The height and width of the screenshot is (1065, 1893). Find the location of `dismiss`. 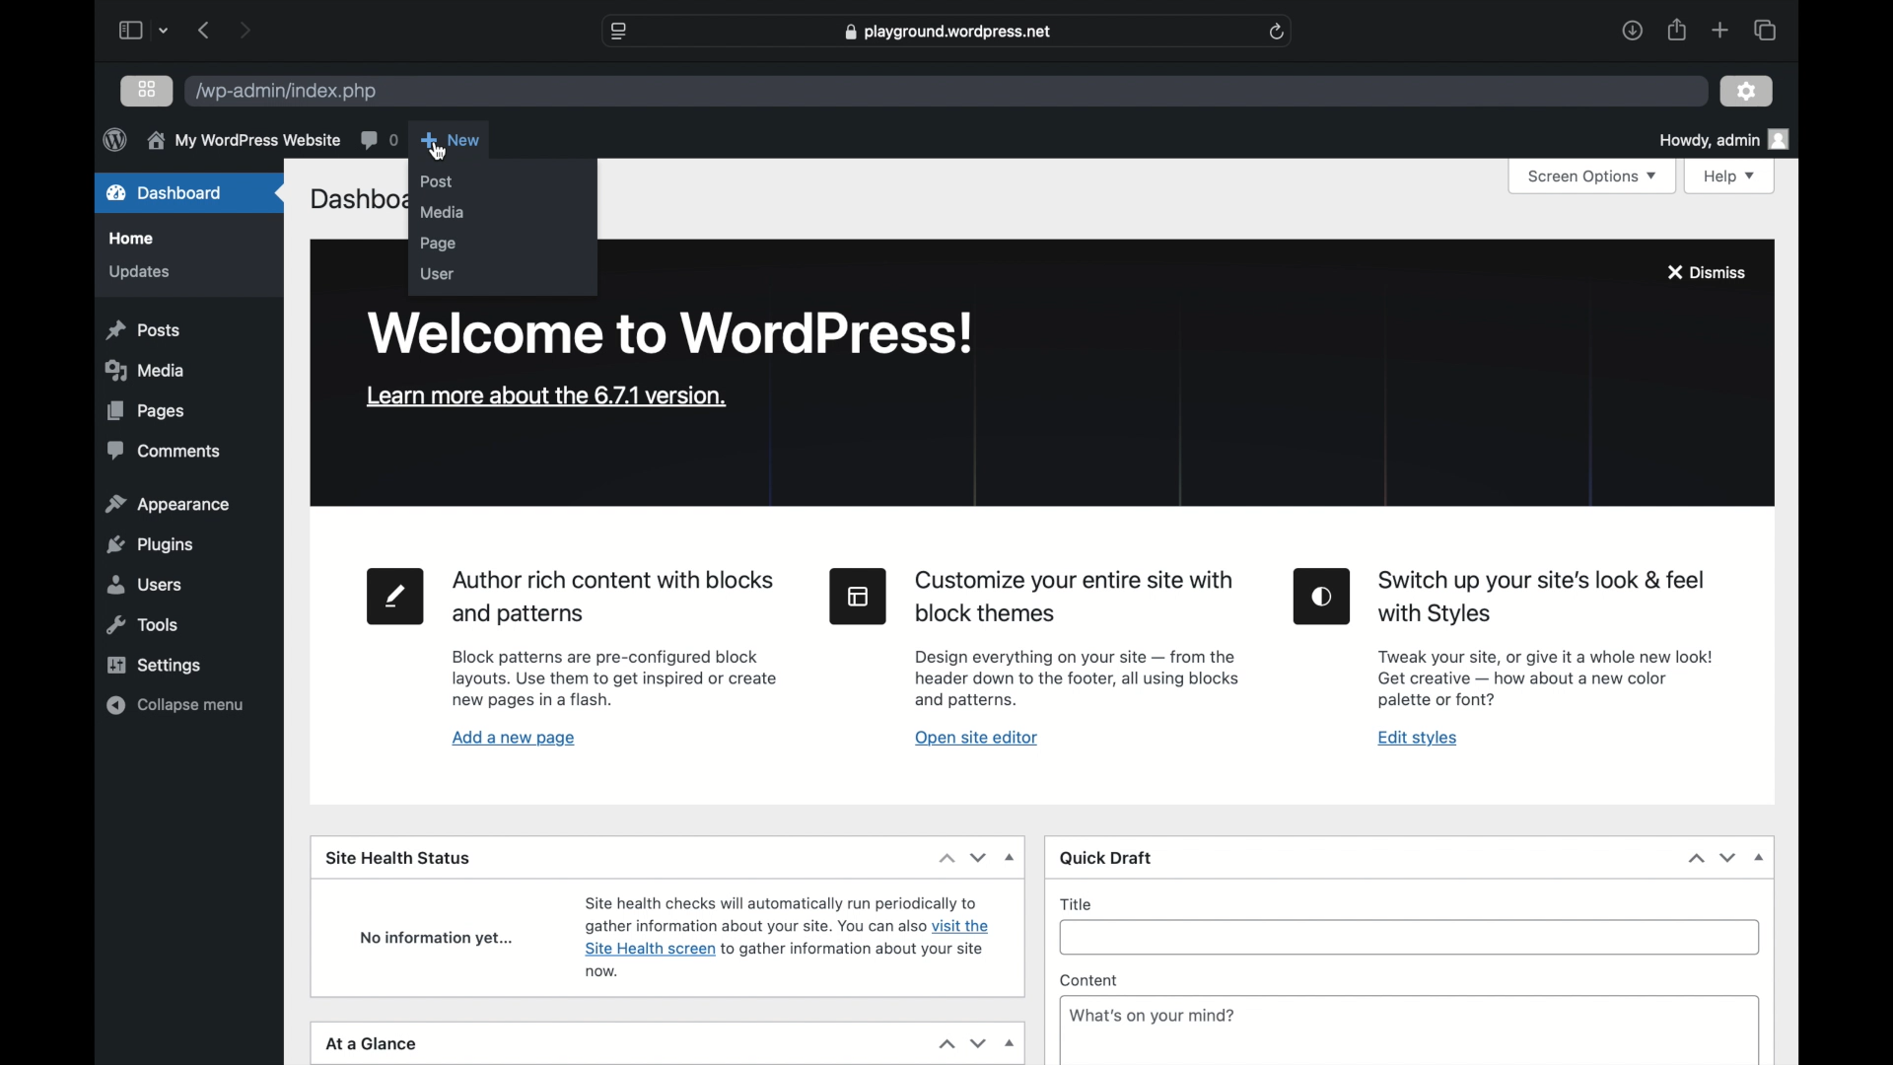

dismiss is located at coordinates (1708, 272).